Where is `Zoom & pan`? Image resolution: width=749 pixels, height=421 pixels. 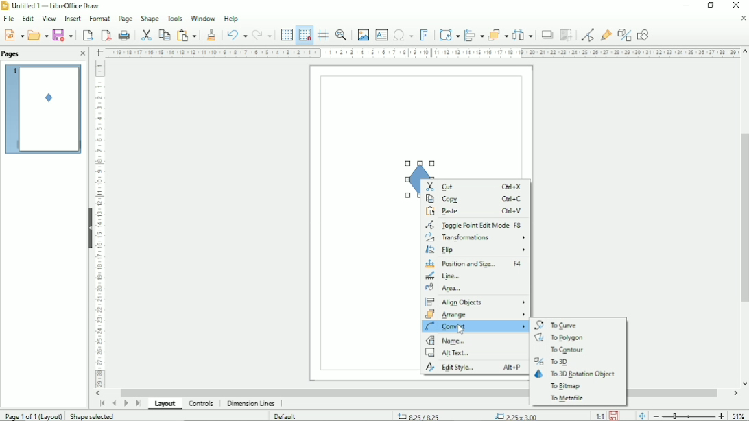 Zoom & pan is located at coordinates (342, 35).